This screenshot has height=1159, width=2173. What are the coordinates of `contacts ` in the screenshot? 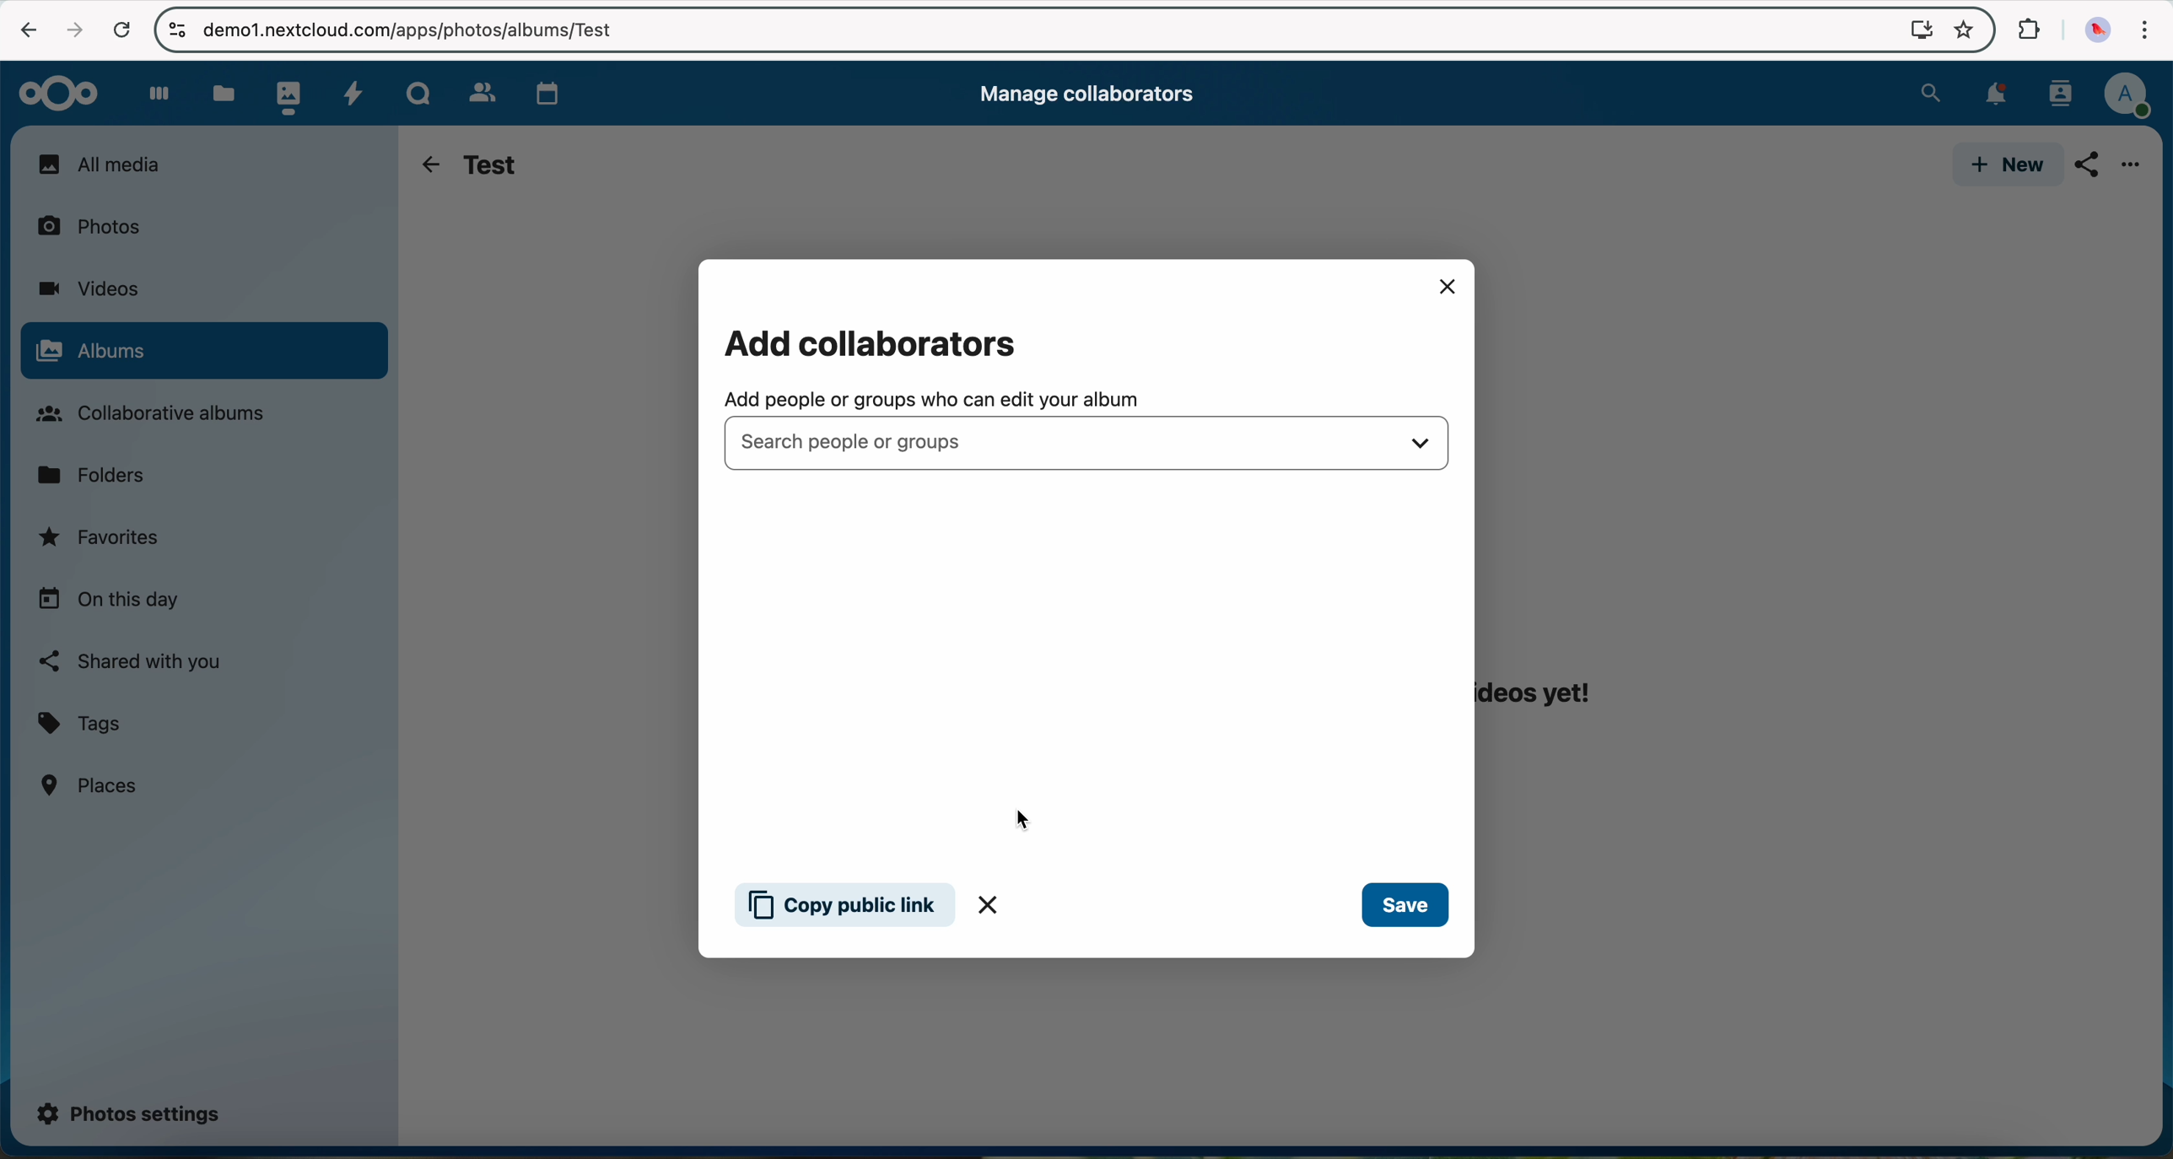 It's located at (476, 89).